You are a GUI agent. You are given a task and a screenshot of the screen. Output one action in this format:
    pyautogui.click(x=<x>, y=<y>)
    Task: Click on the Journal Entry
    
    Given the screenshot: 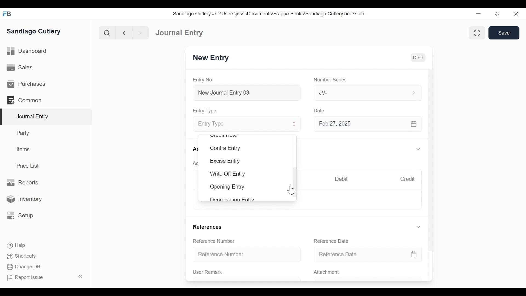 What is the action you would take?
    pyautogui.click(x=180, y=33)
    